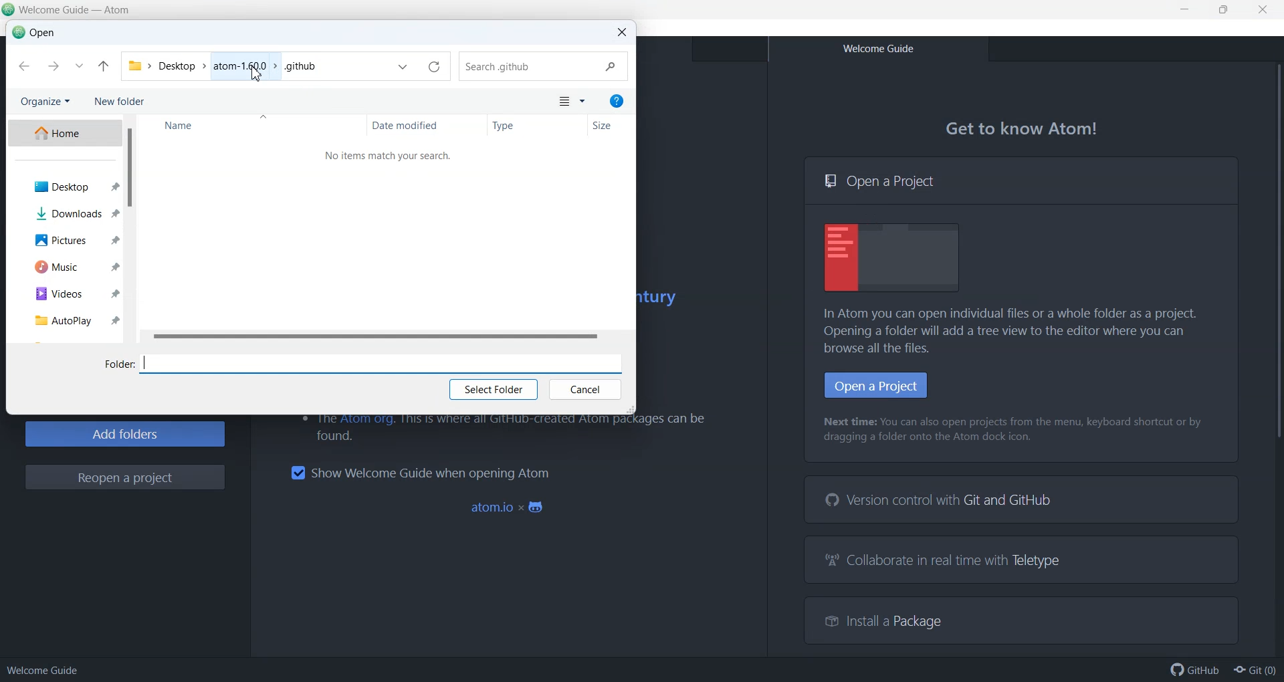  Describe the element at coordinates (66, 265) in the screenshot. I see `Music` at that location.